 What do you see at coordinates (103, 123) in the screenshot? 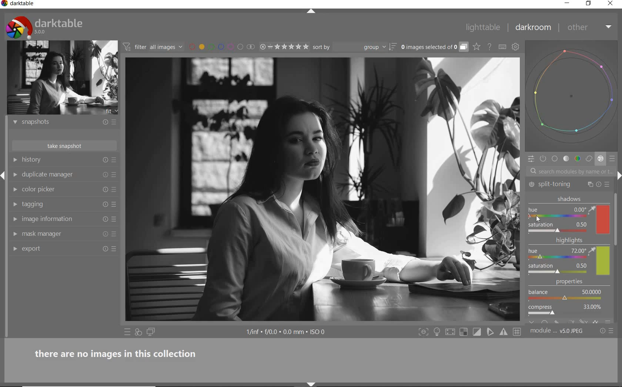
I see `reset` at bounding box center [103, 123].